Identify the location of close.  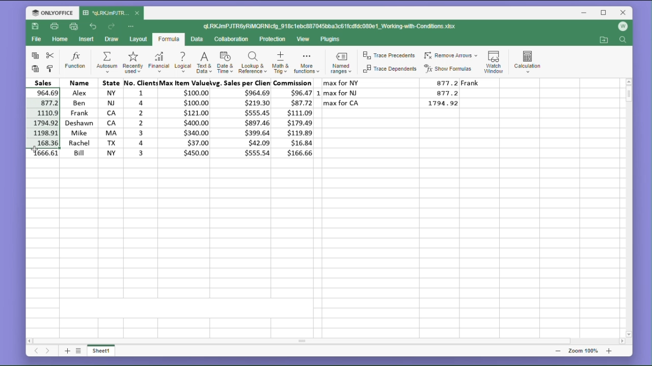
(138, 14).